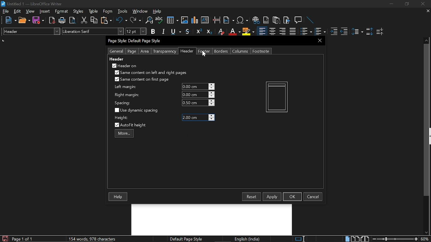  What do you see at coordinates (125, 87) in the screenshot?
I see `left margin` at bounding box center [125, 87].